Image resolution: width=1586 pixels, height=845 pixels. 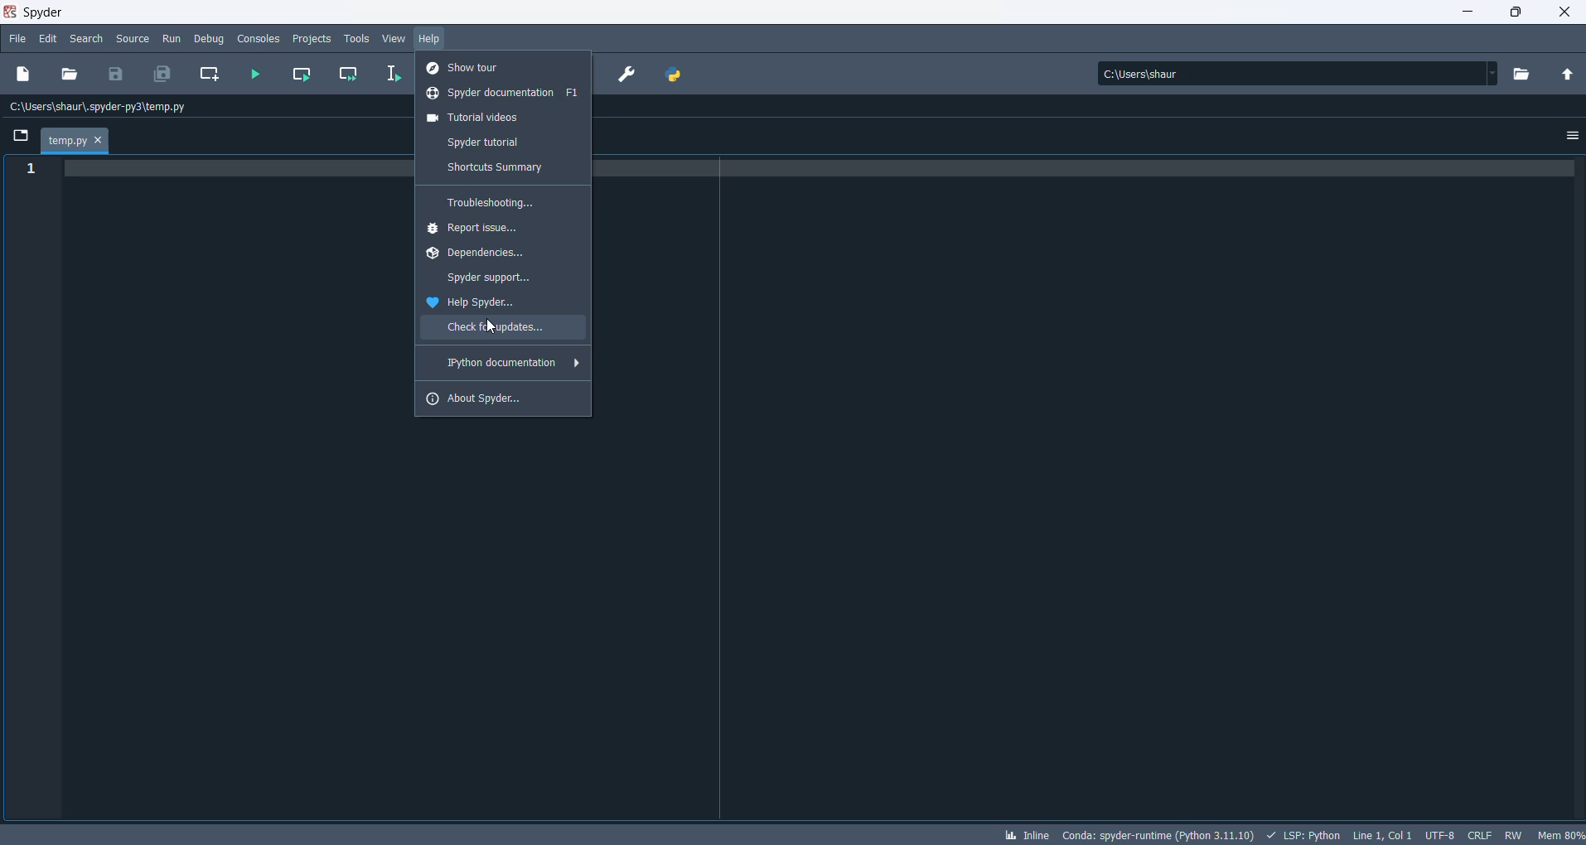 What do you see at coordinates (497, 256) in the screenshot?
I see `dependencies ` at bounding box center [497, 256].